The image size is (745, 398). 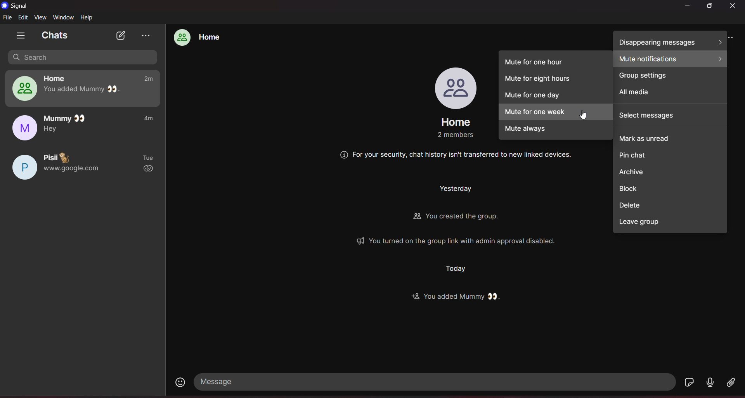 What do you see at coordinates (436, 382) in the screenshot?
I see `message` at bounding box center [436, 382].